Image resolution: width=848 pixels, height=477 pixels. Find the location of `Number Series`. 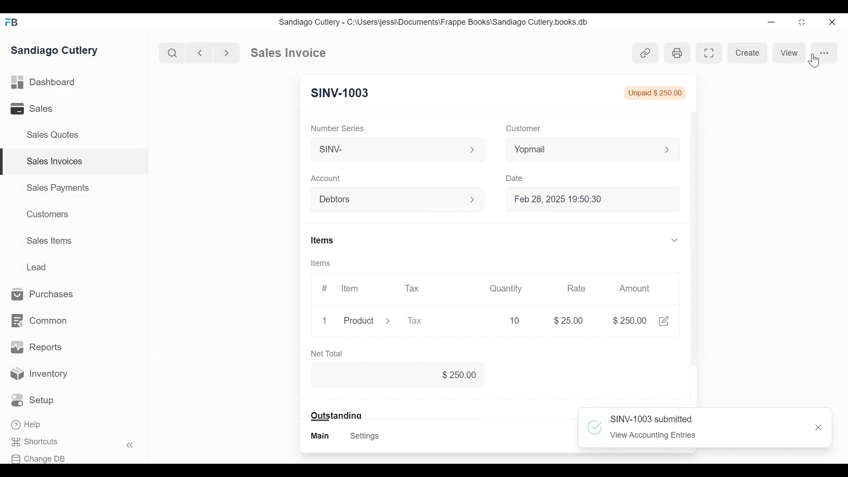

Number Series is located at coordinates (338, 128).